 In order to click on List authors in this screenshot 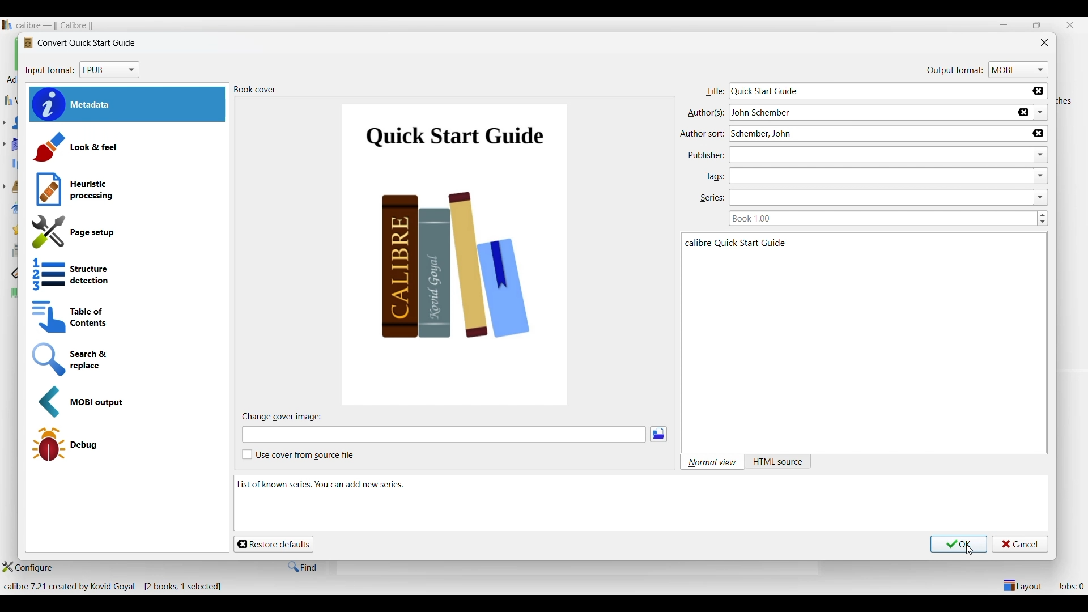, I will do `click(1040, 112)`.